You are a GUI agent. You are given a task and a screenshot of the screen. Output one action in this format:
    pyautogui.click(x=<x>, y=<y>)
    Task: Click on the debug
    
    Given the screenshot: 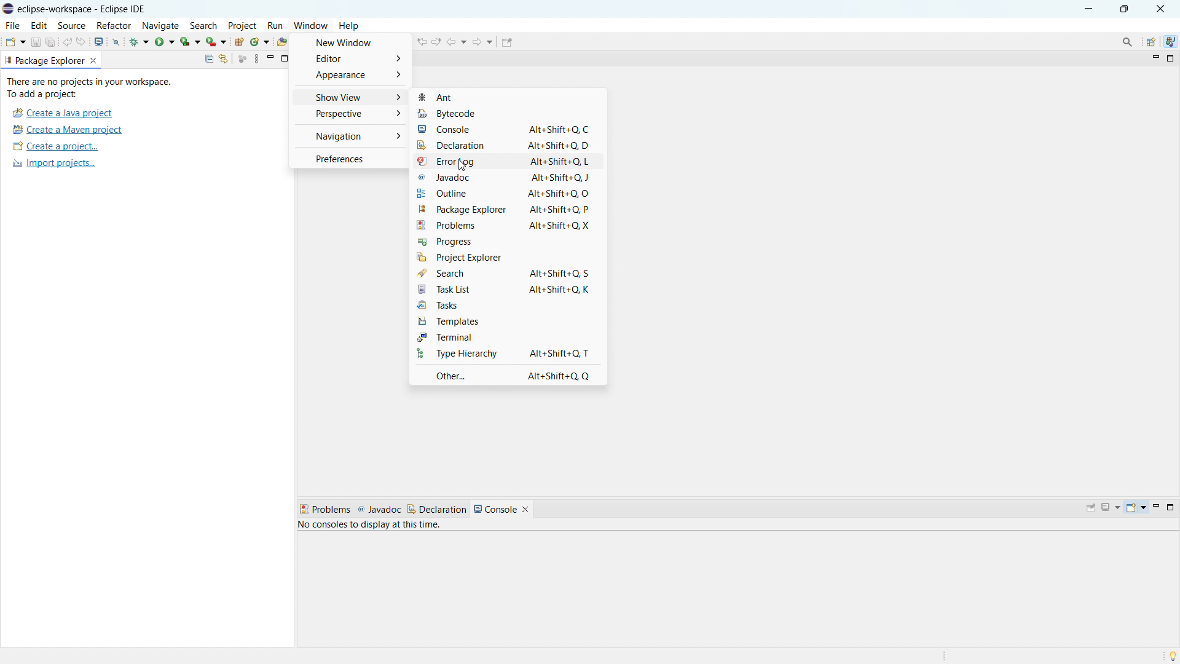 What is the action you would take?
    pyautogui.click(x=140, y=42)
    